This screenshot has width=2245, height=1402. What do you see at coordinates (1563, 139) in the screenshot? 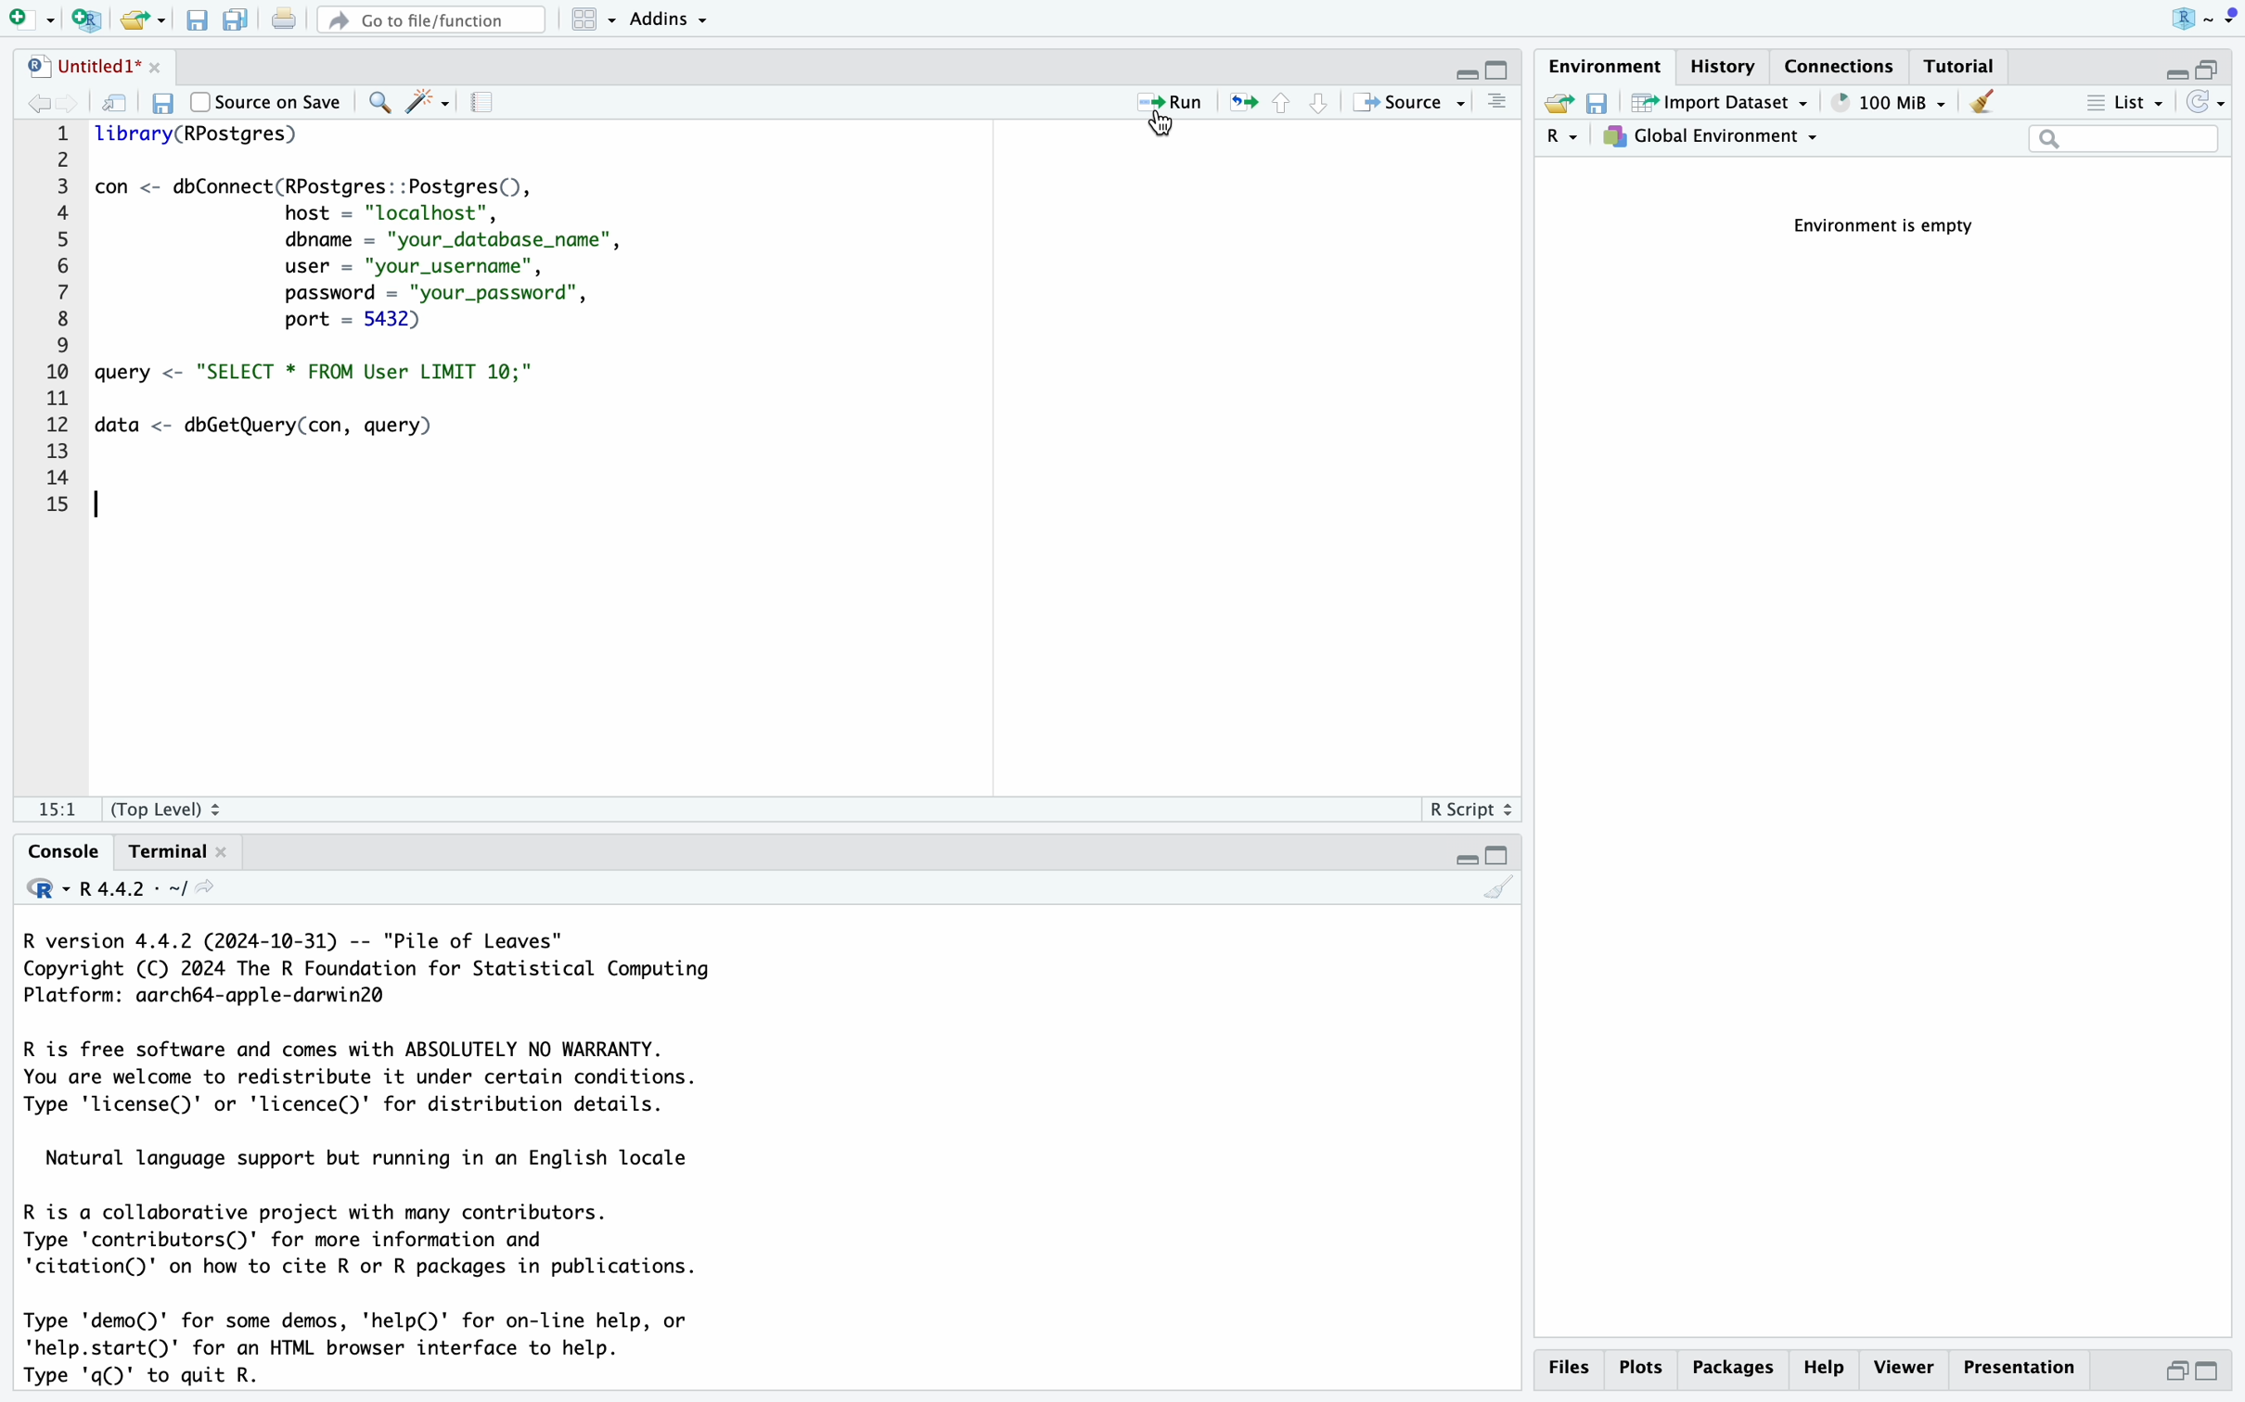
I see `language select` at bounding box center [1563, 139].